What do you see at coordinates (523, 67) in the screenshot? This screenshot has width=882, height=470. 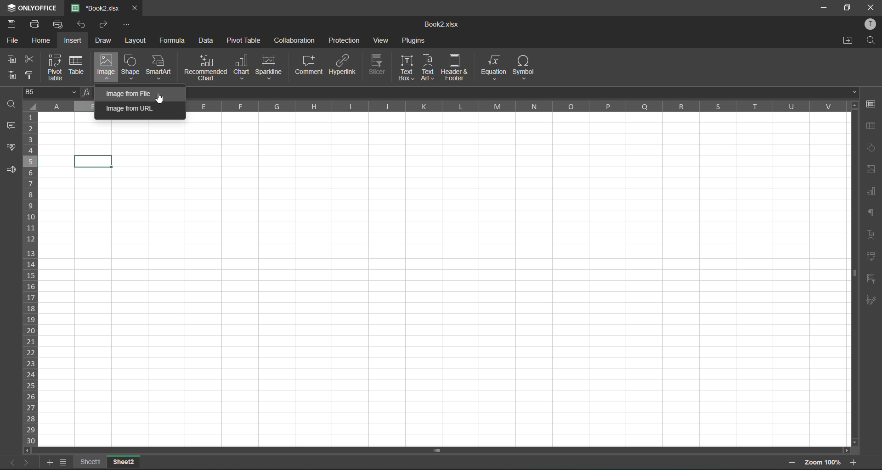 I see `symbol` at bounding box center [523, 67].